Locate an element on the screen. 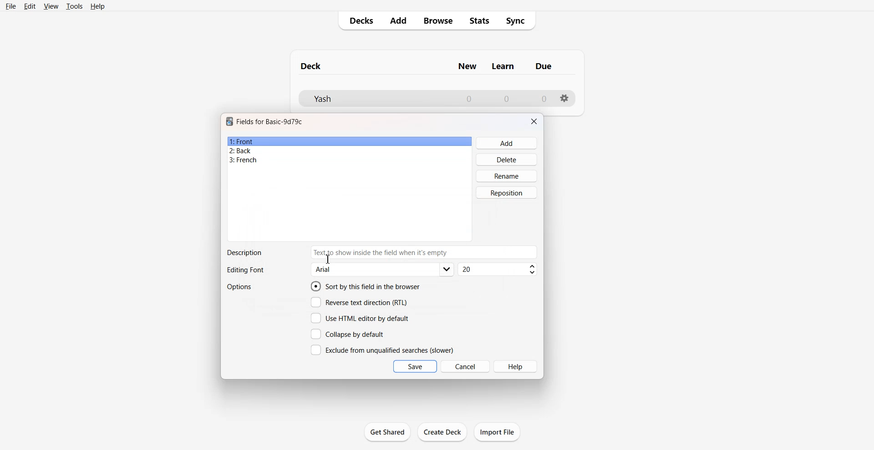  Edit is located at coordinates (30, 6).